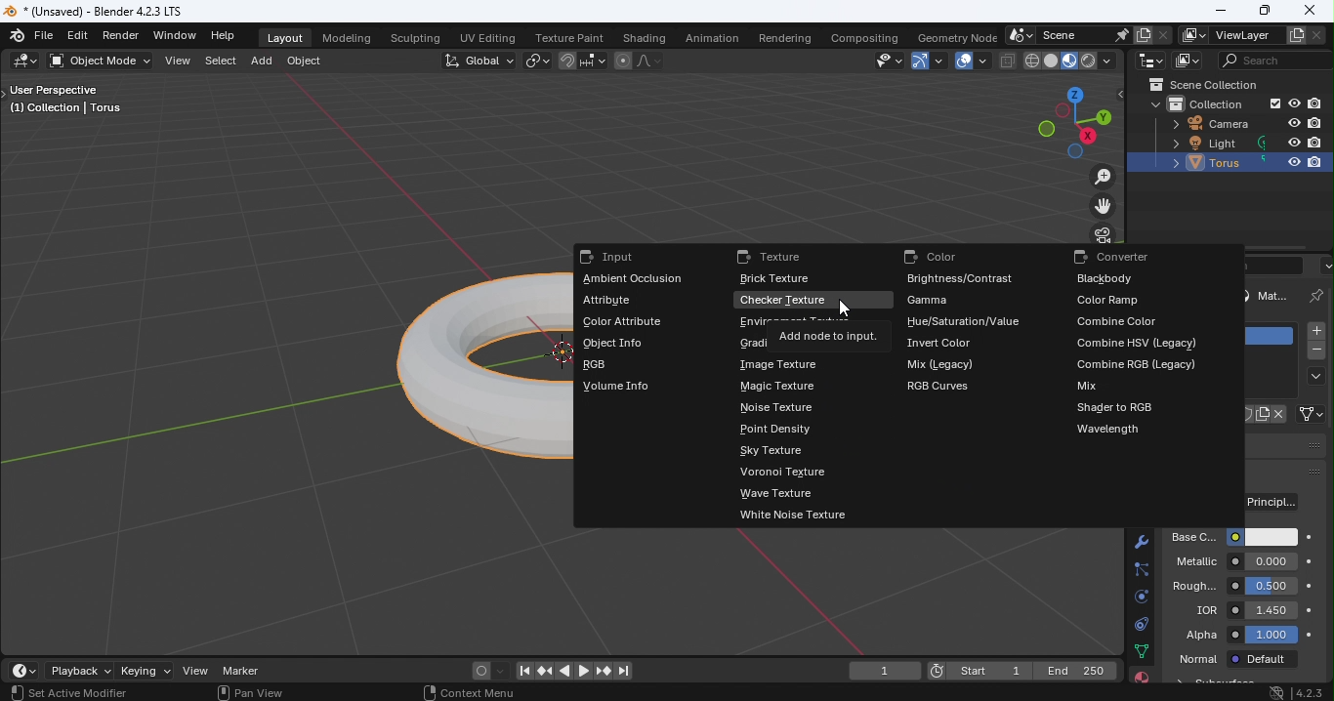 The width and height of the screenshot is (1334, 701). Describe the element at coordinates (180, 61) in the screenshot. I see `View` at that location.